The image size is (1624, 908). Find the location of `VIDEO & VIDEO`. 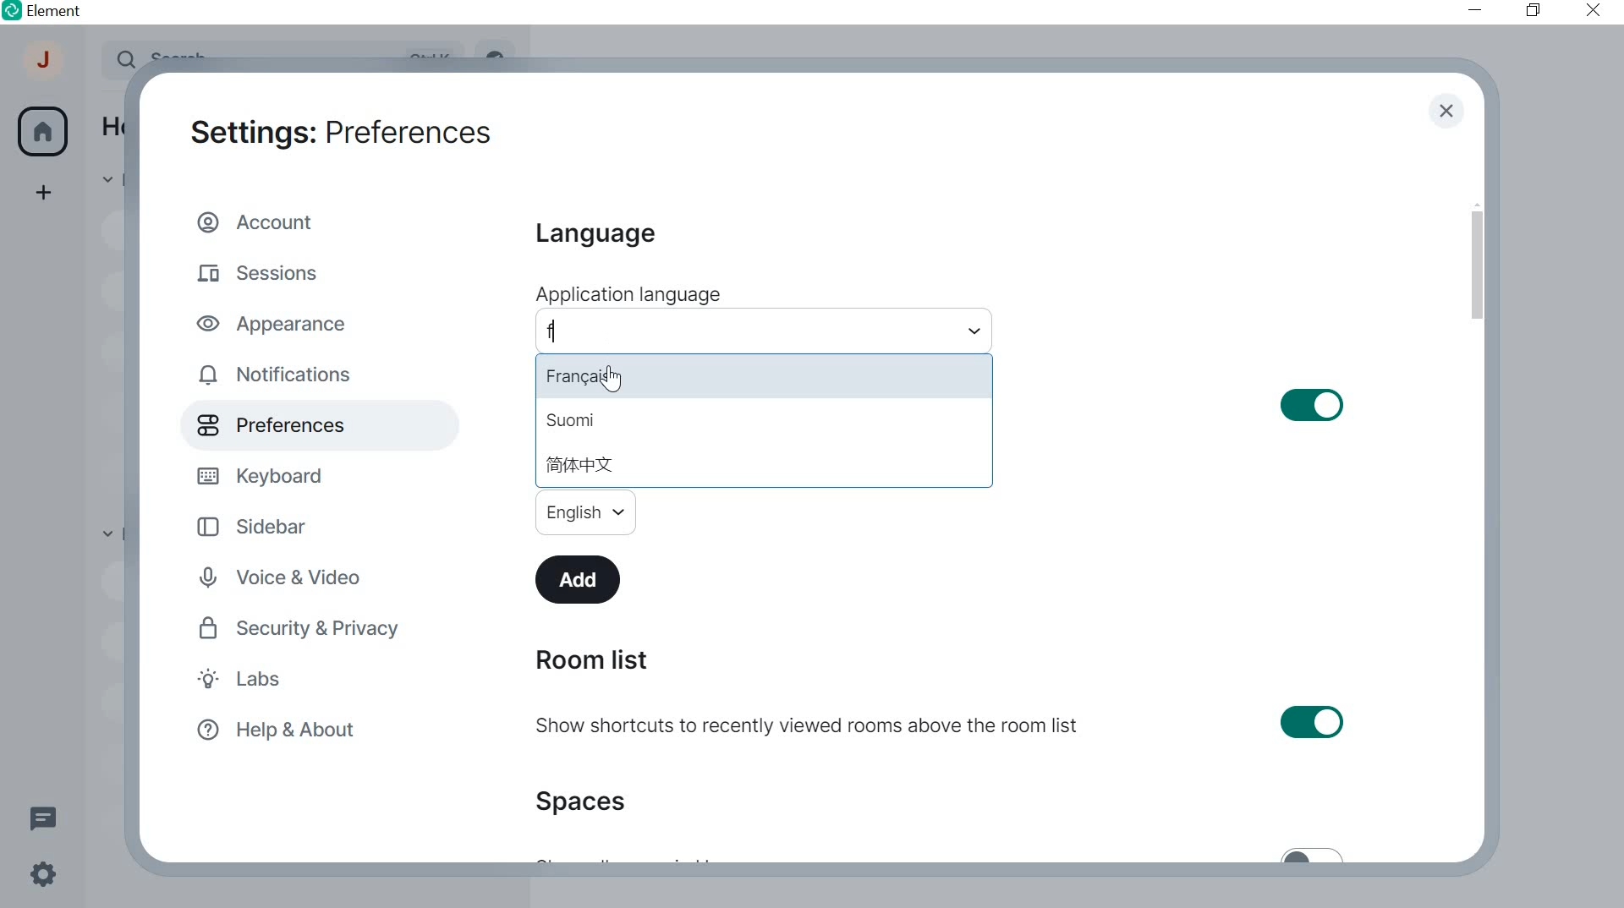

VIDEO & VIDEO is located at coordinates (295, 579).